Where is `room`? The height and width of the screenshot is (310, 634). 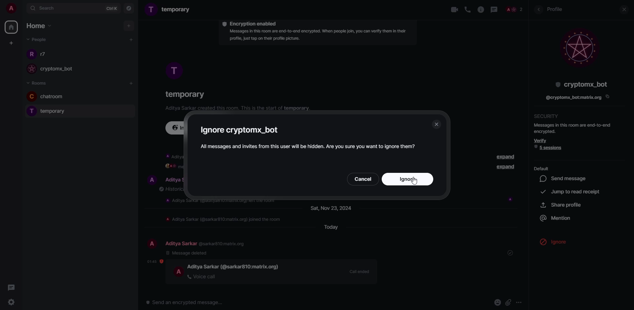 room is located at coordinates (58, 97).